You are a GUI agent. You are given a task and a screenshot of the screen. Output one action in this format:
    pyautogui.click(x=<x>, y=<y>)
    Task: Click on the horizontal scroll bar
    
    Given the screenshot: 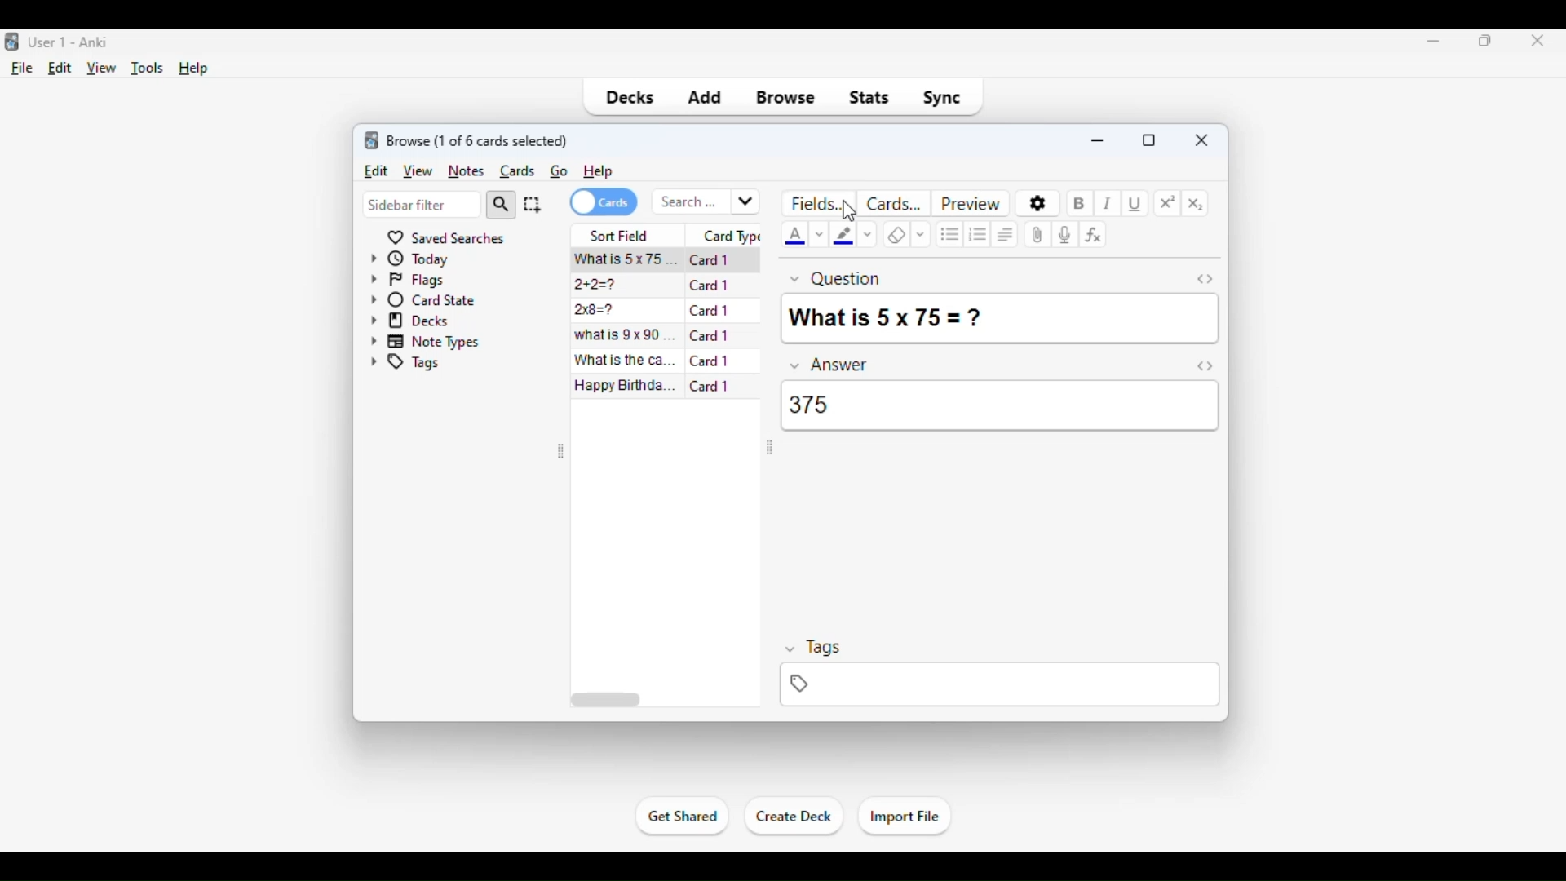 What is the action you would take?
    pyautogui.click(x=608, y=700)
    